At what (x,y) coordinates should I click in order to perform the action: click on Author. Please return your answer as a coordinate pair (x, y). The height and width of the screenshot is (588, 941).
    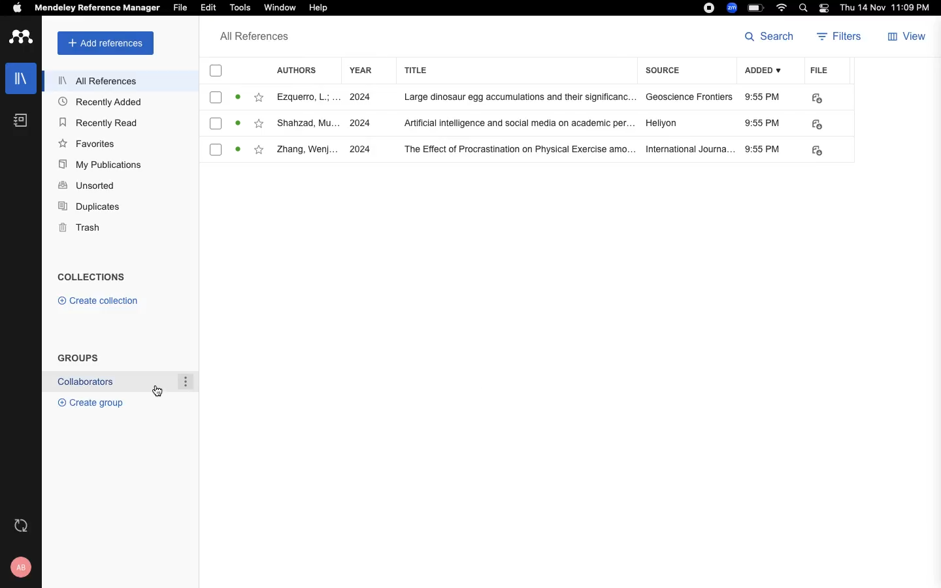
    Looking at the image, I should click on (308, 124).